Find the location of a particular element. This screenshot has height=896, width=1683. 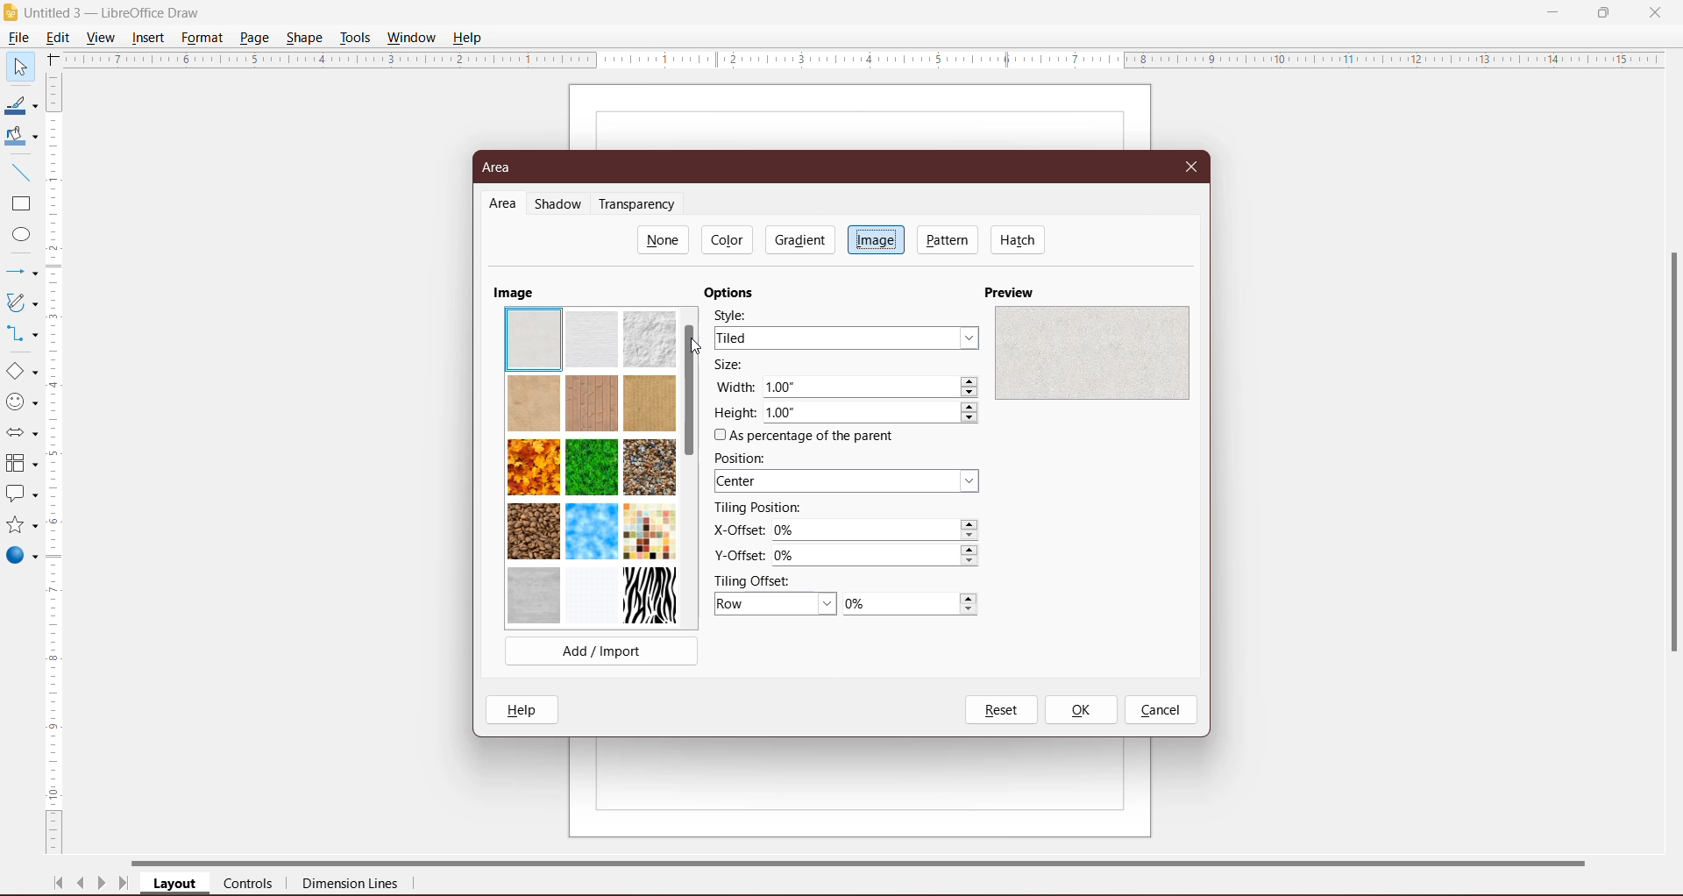

 is located at coordinates (588, 469).